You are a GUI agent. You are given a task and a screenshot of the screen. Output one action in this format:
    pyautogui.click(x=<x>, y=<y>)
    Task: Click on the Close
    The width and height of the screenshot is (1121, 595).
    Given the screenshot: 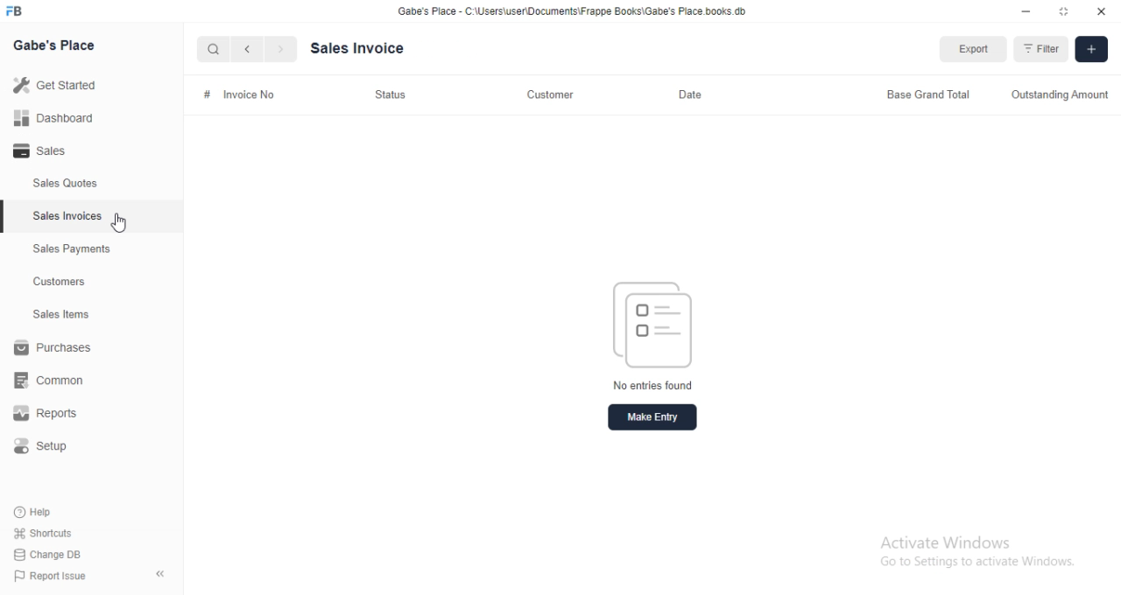 What is the action you would take?
    pyautogui.click(x=1101, y=12)
    